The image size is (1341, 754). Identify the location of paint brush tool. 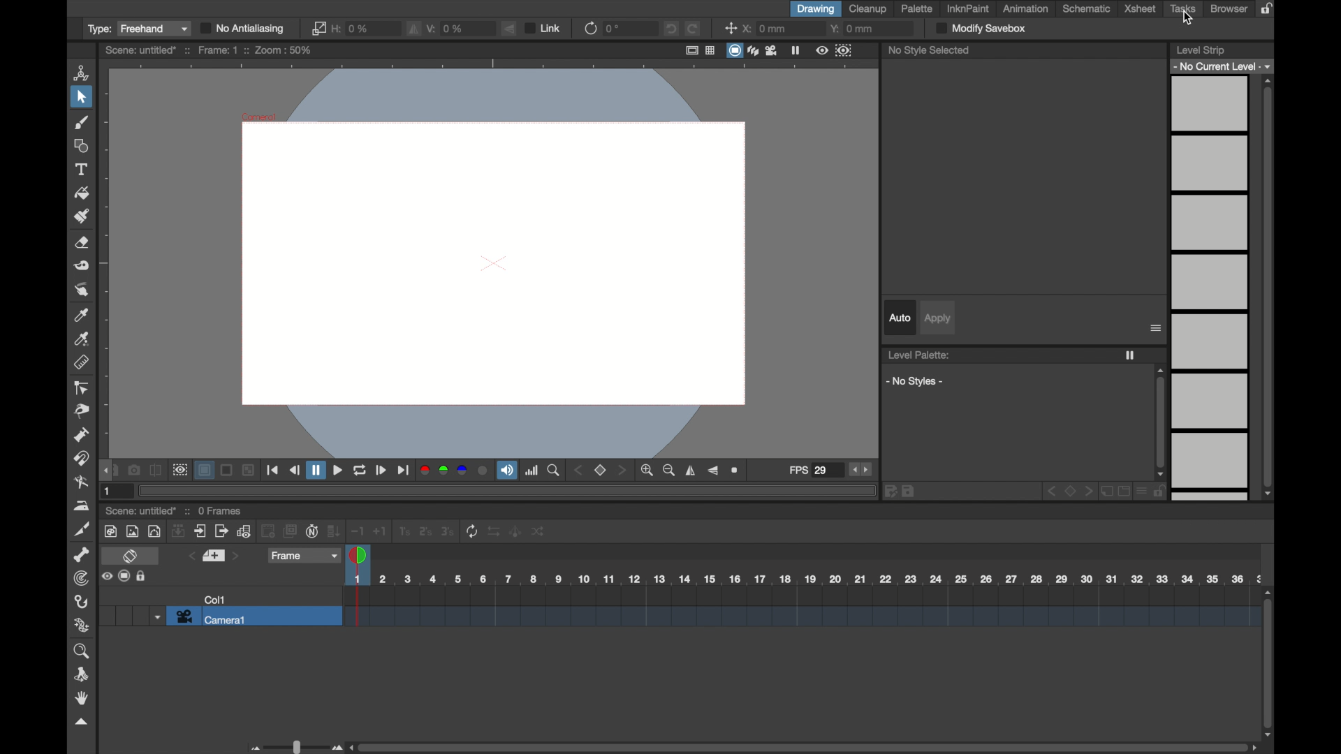
(81, 122).